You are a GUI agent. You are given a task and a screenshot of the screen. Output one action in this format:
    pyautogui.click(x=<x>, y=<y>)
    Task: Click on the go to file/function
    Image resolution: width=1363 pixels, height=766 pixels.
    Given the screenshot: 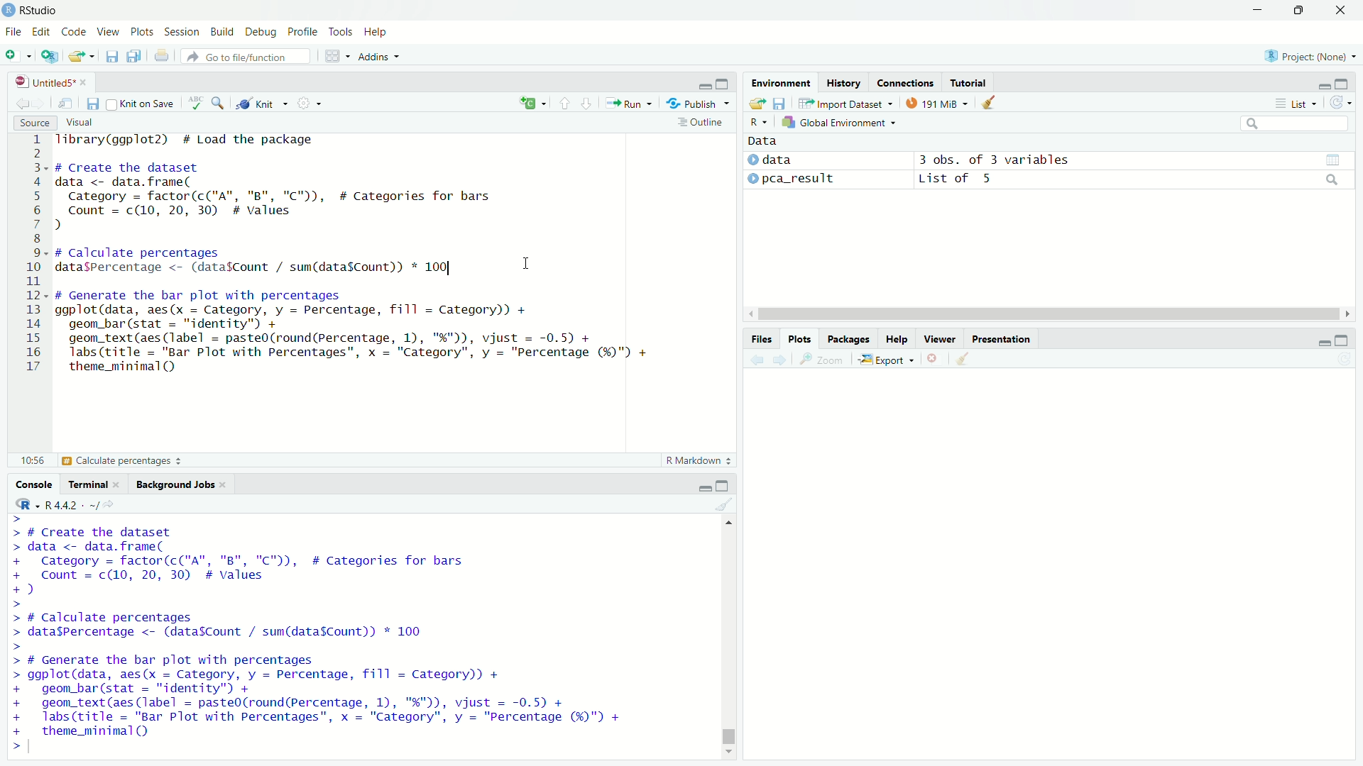 What is the action you would take?
    pyautogui.click(x=247, y=55)
    